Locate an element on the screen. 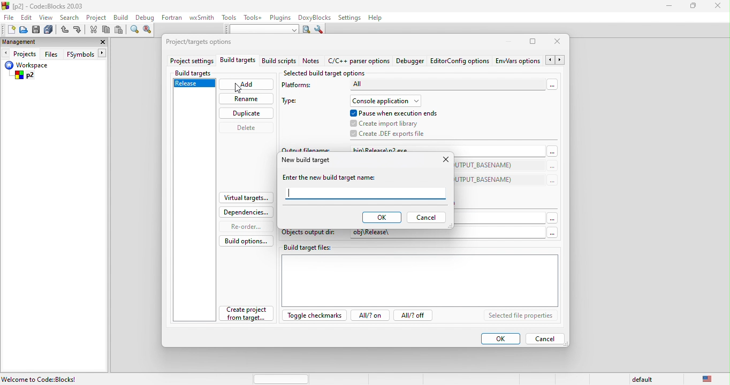 This screenshot has width=730, height=385. cancel is located at coordinates (545, 339).